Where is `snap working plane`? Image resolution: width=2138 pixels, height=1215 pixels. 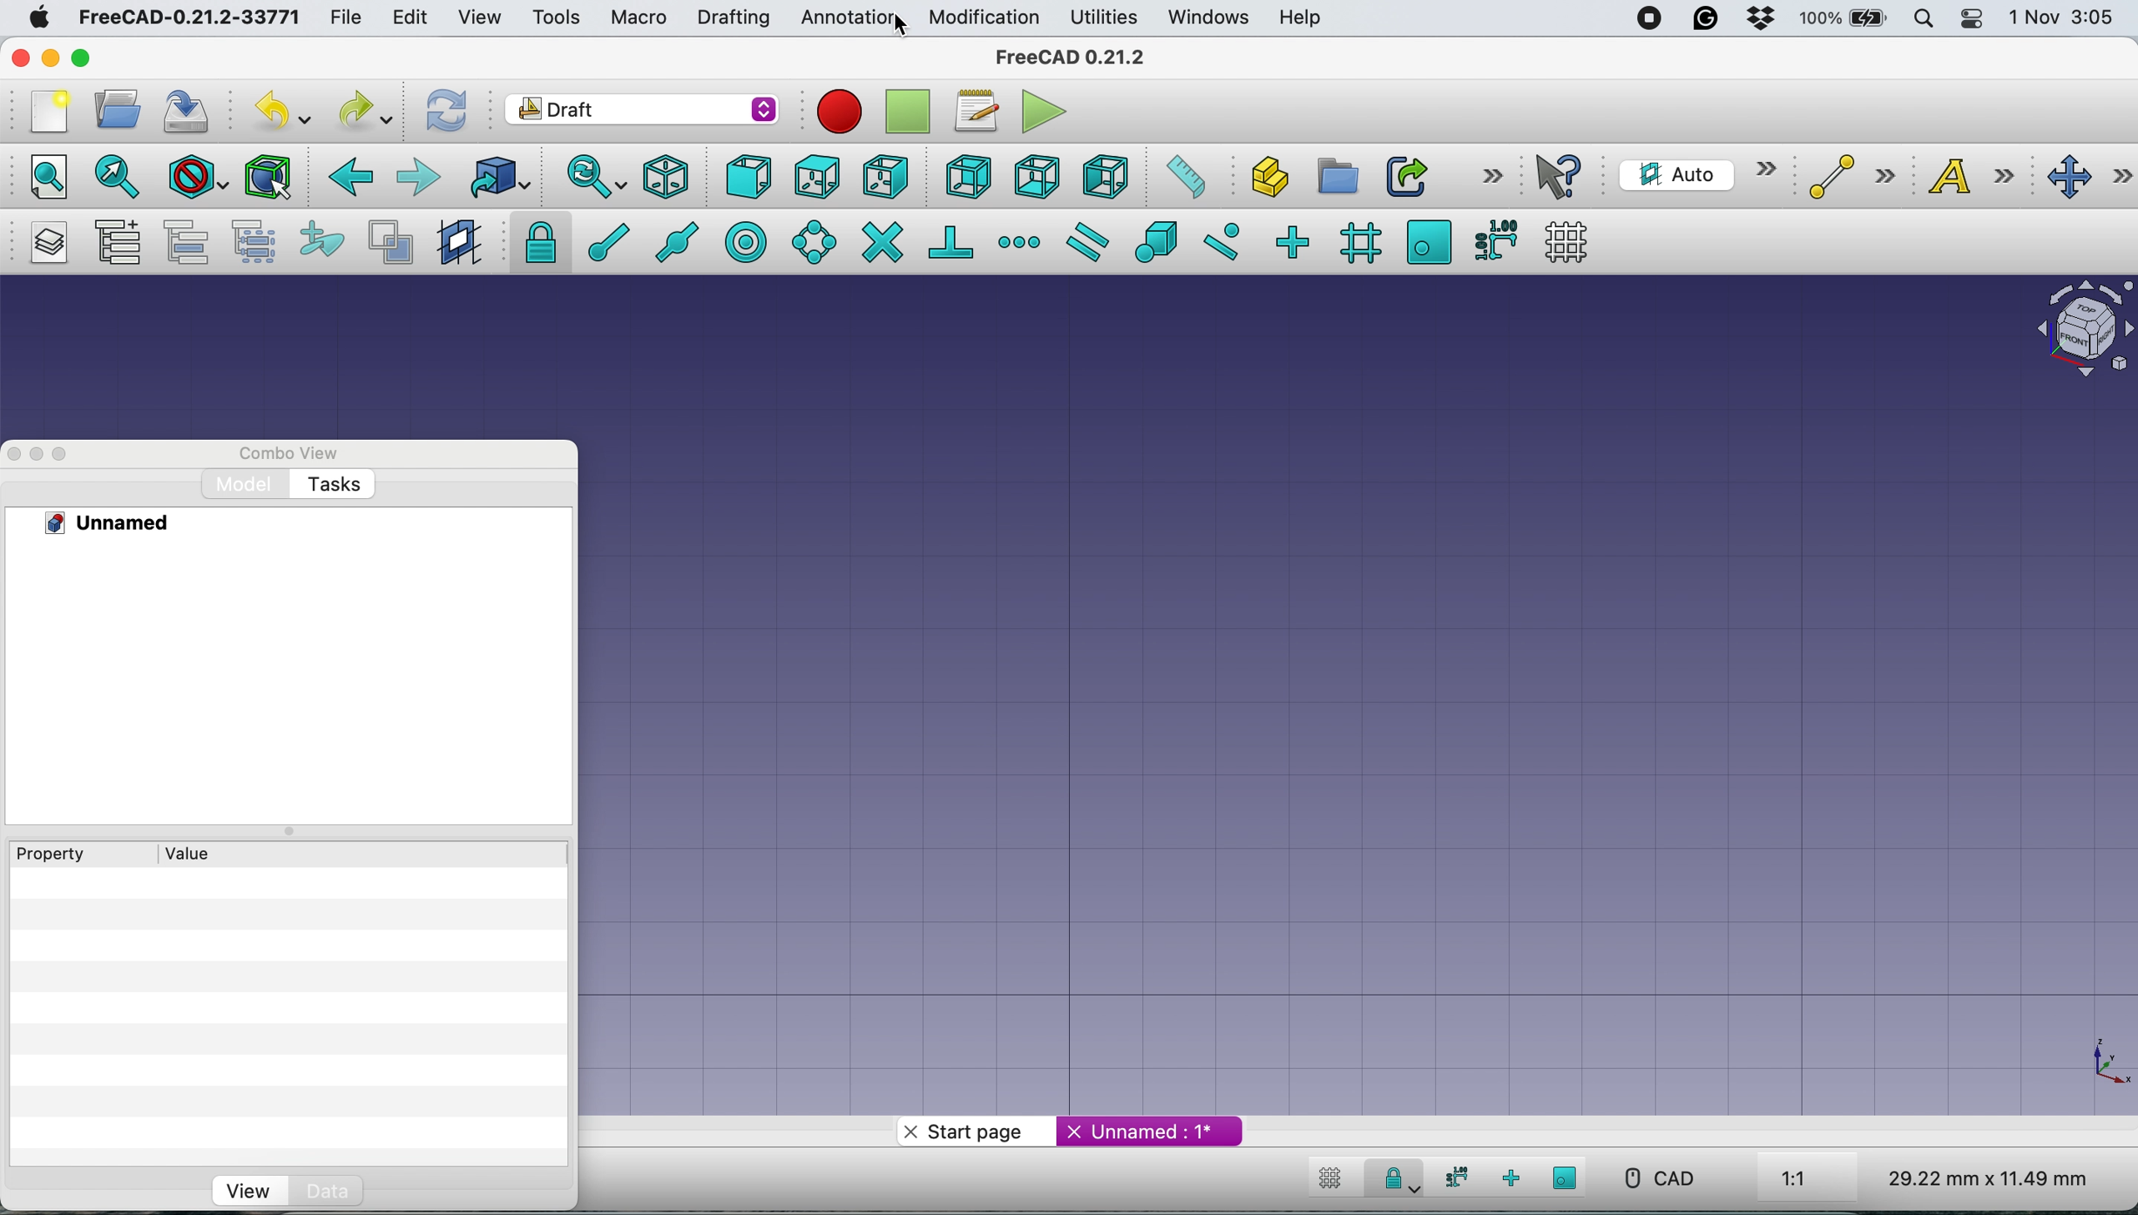
snap working plane is located at coordinates (1572, 1175).